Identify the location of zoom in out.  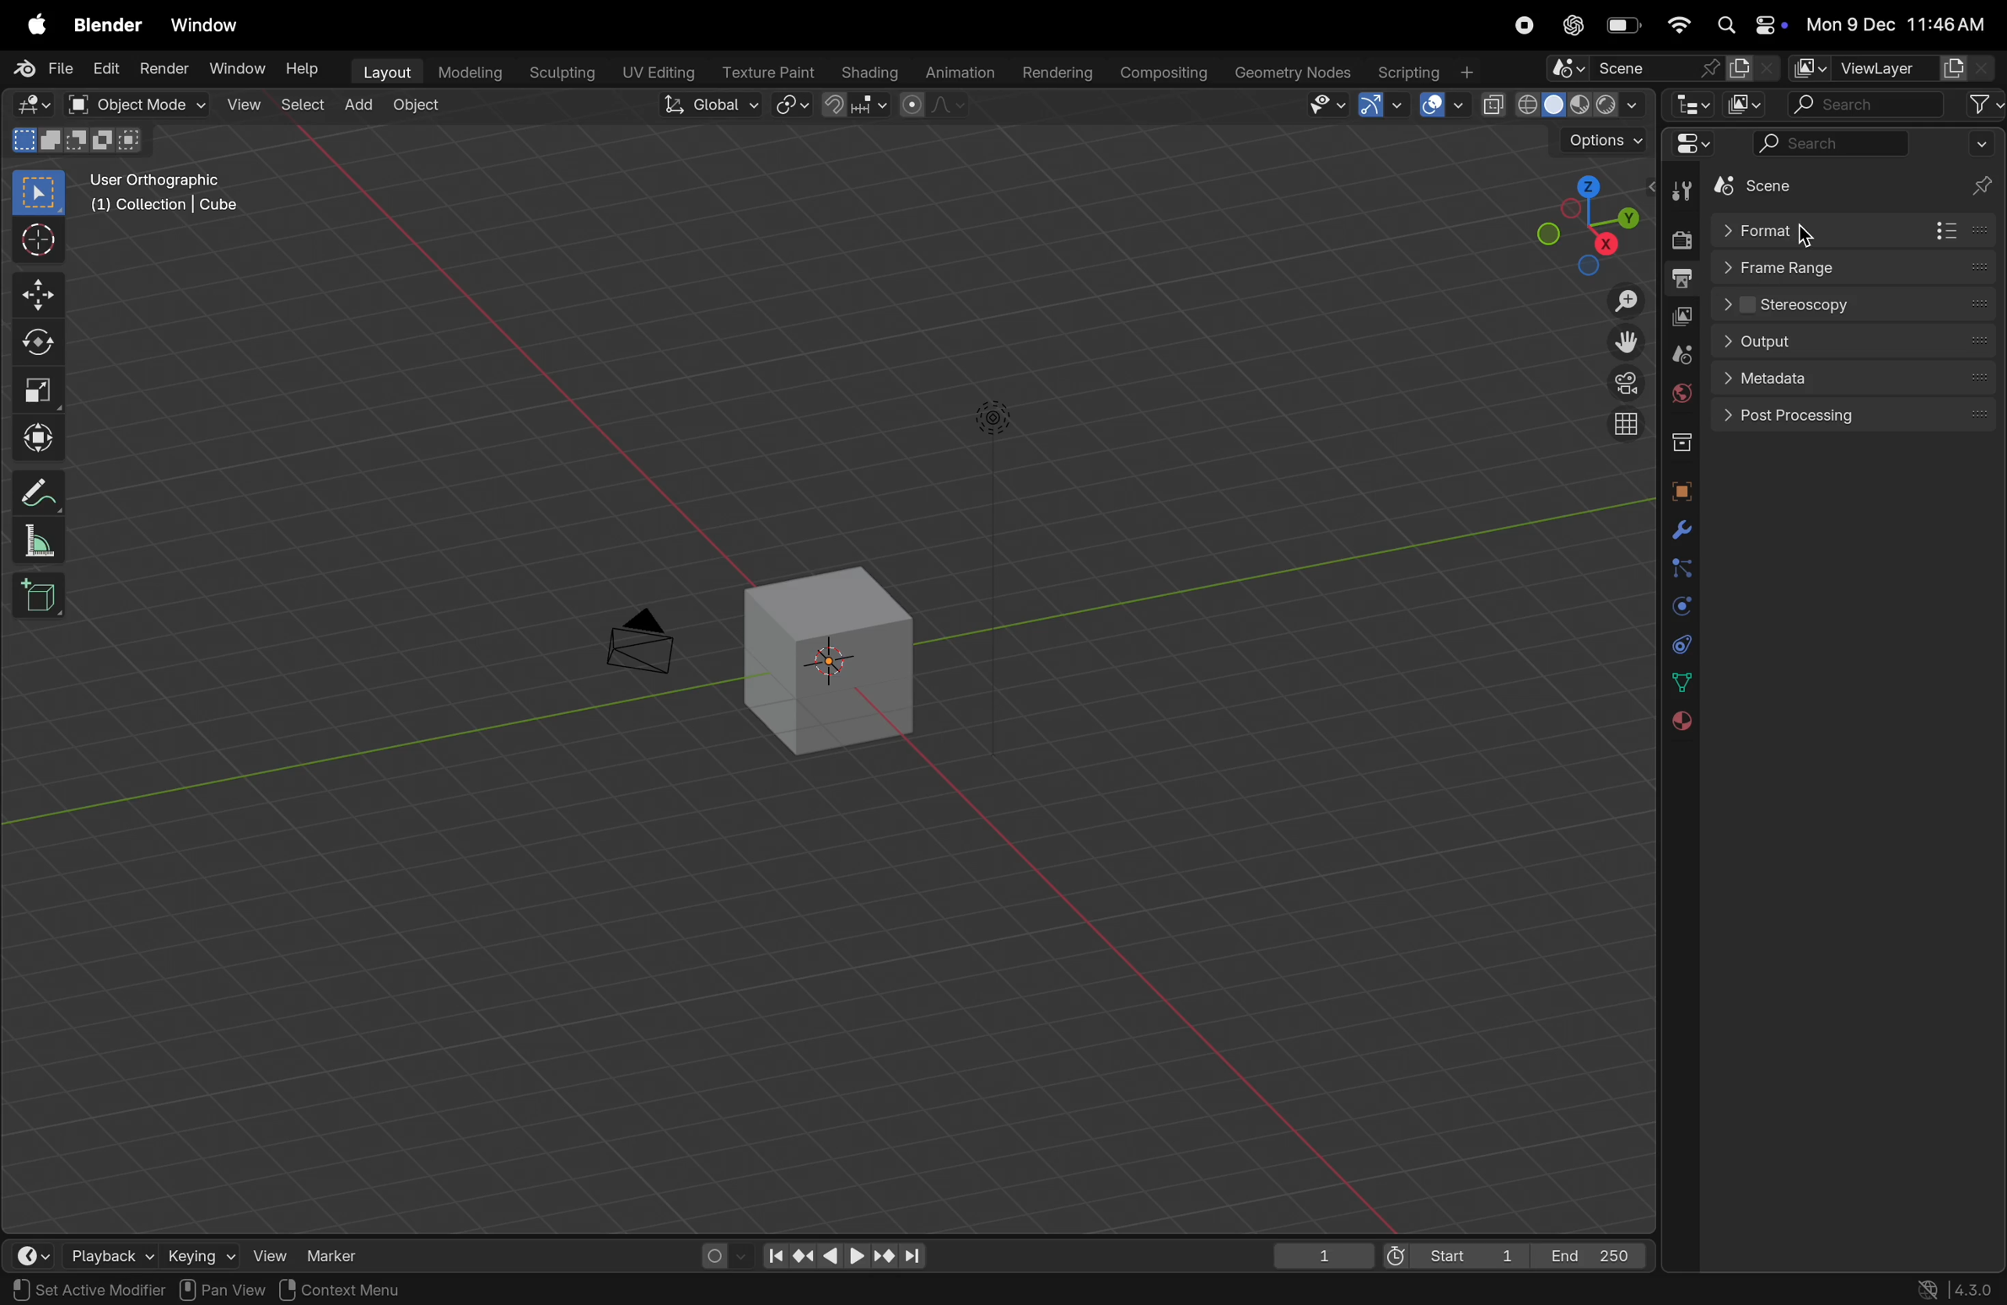
(1618, 302).